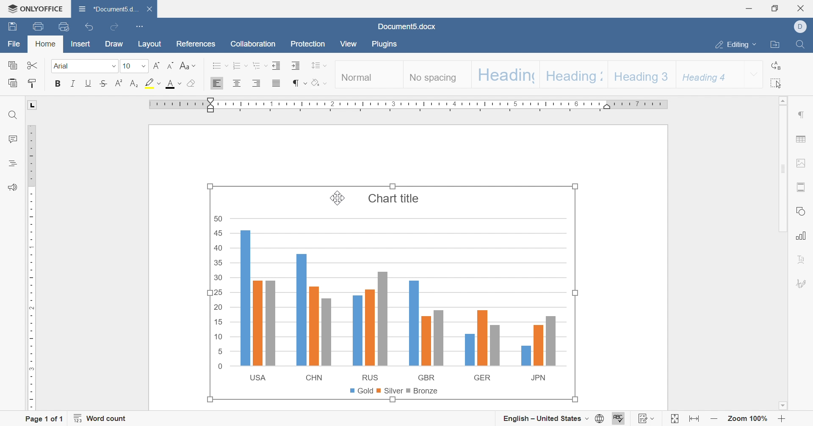 This screenshot has width=813, height=426. Describe the element at coordinates (39, 27) in the screenshot. I see `print` at that location.